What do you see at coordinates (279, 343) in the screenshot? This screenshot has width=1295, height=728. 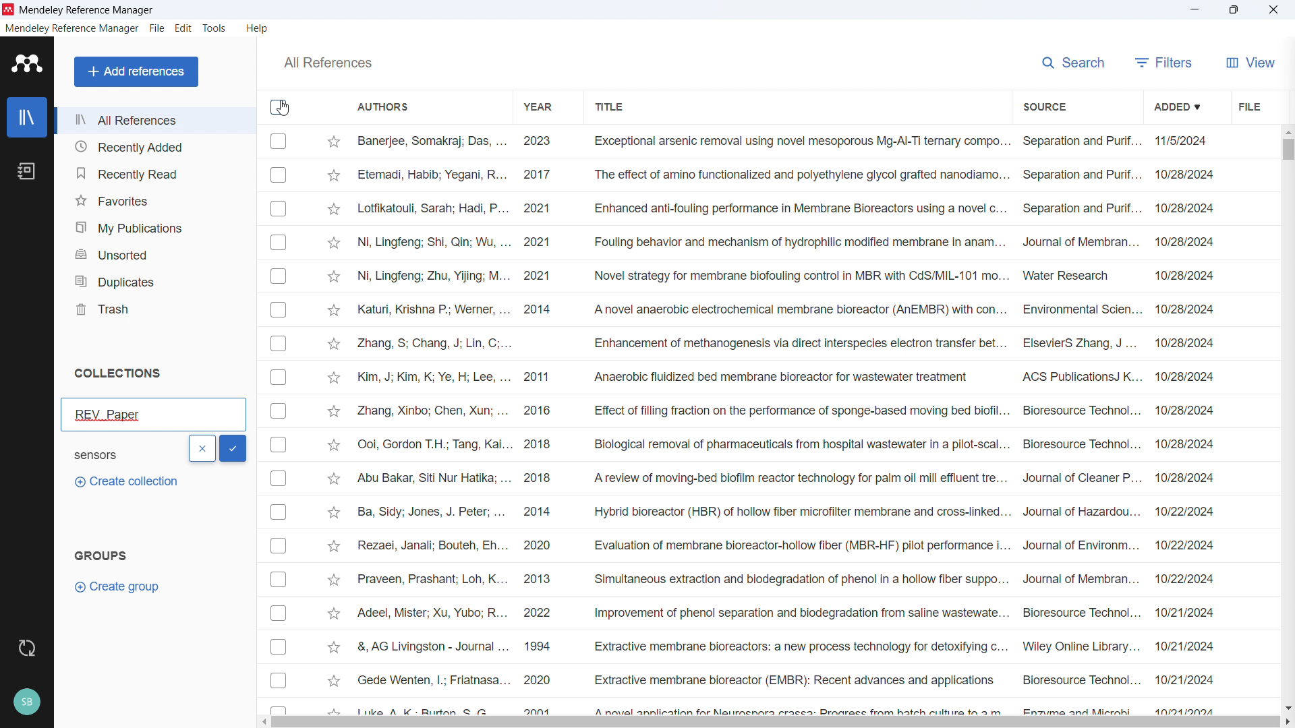 I see `Select respective publication` at bounding box center [279, 343].